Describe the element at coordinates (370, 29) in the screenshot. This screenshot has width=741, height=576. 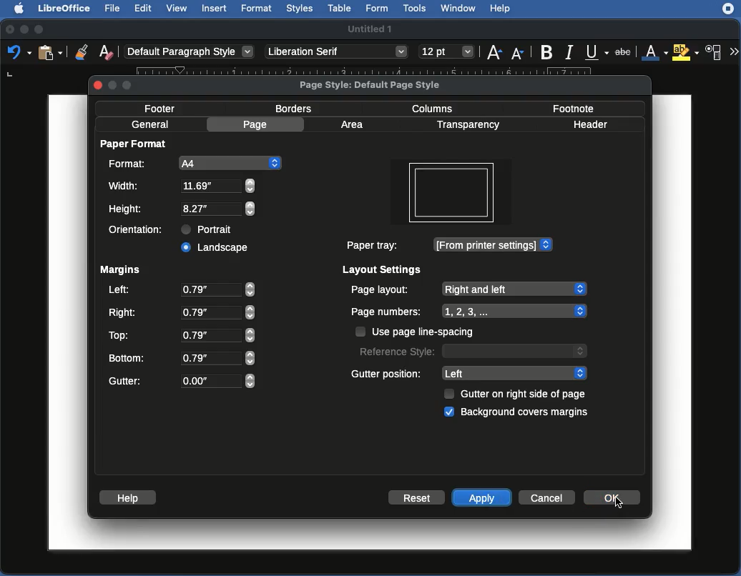
I see `Name` at that location.